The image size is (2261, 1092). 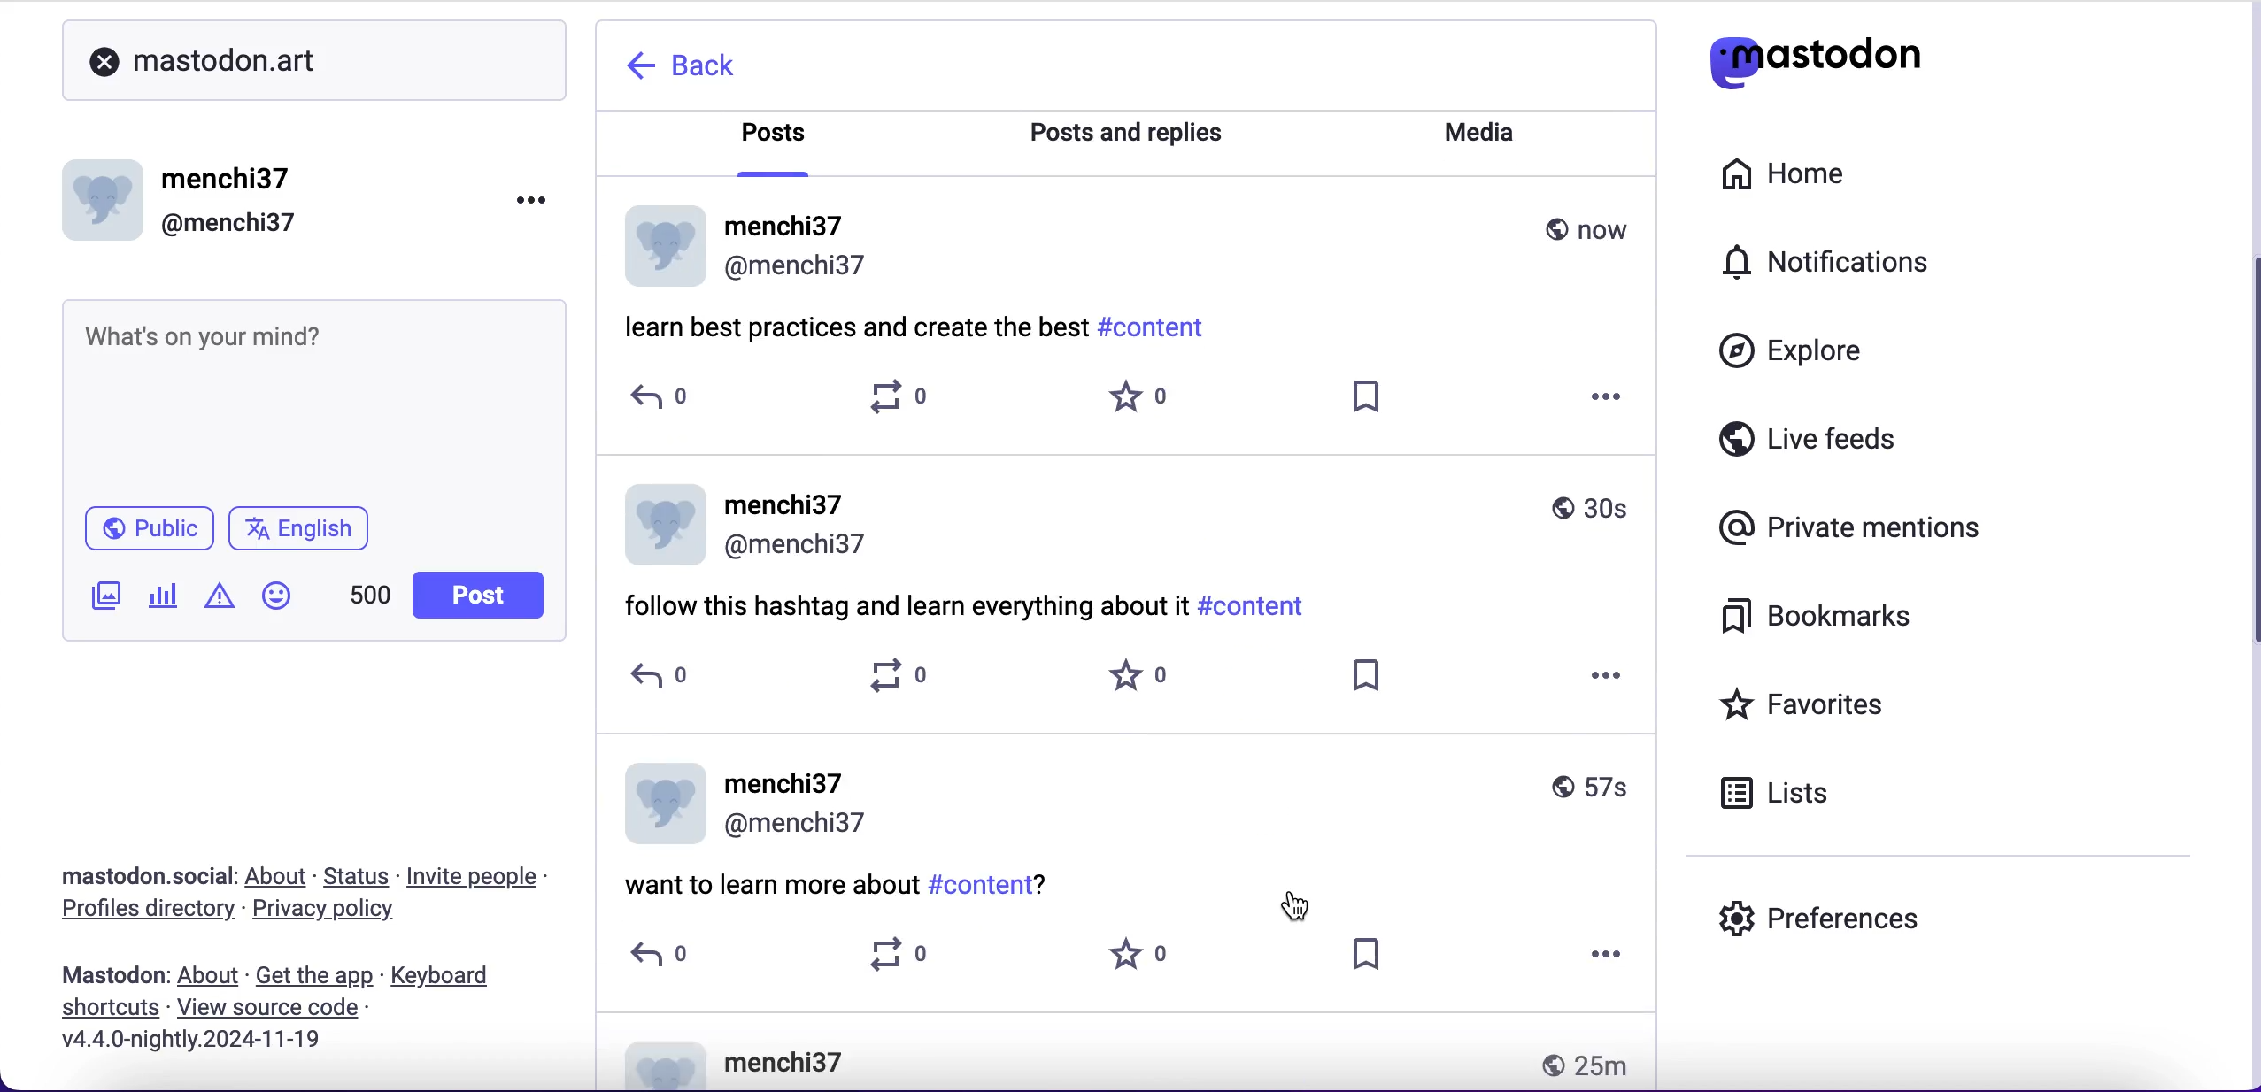 What do you see at coordinates (1806, 175) in the screenshot?
I see `home` at bounding box center [1806, 175].